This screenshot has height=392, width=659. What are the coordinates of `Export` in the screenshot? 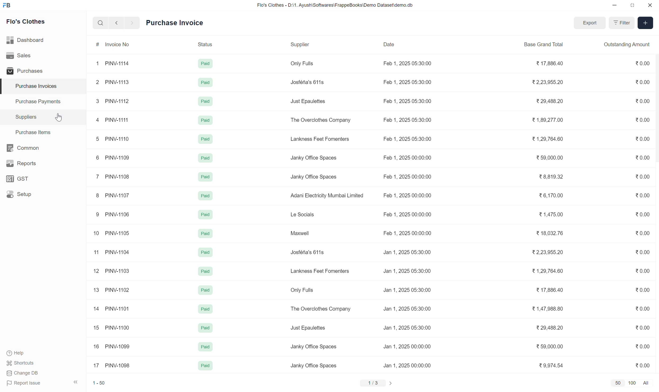 It's located at (590, 23).